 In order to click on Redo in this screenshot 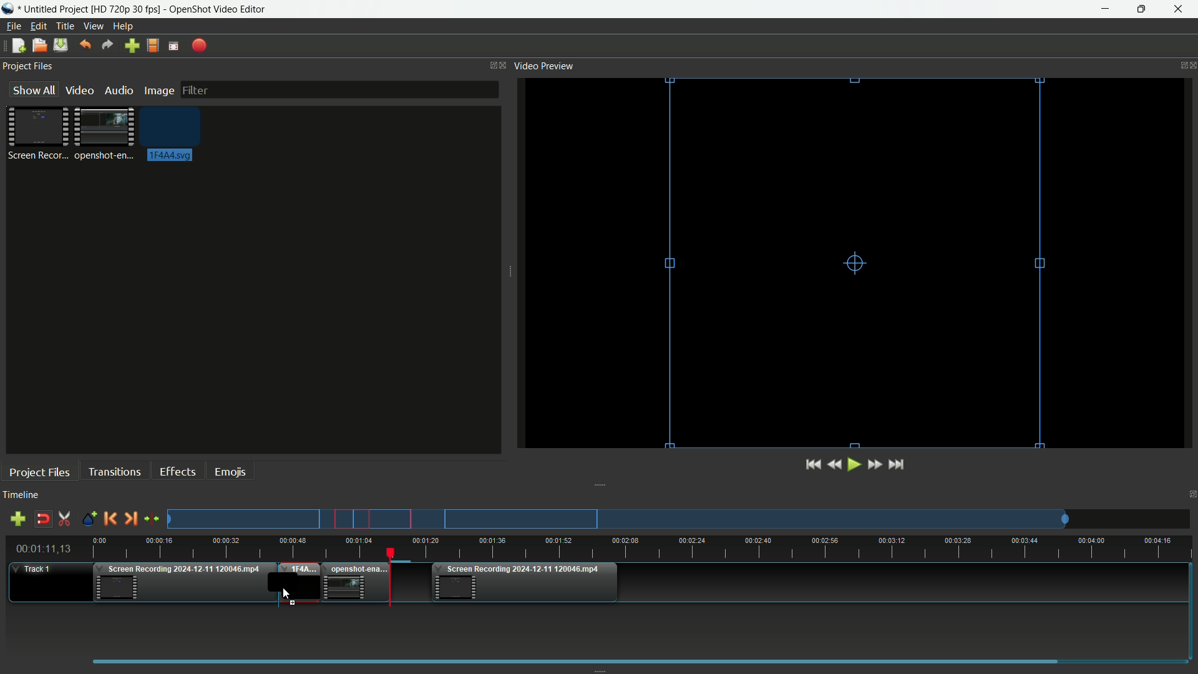, I will do `click(107, 46)`.